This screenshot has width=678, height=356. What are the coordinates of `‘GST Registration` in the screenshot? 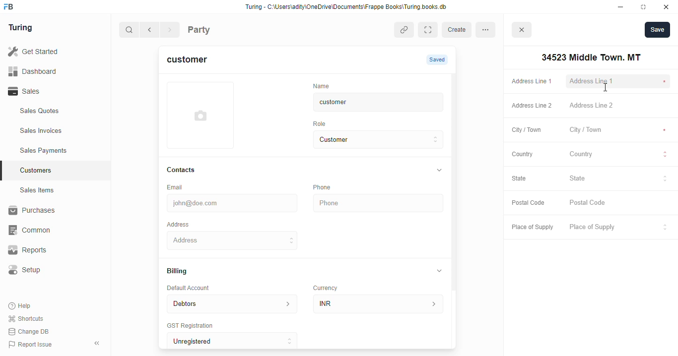 It's located at (194, 326).